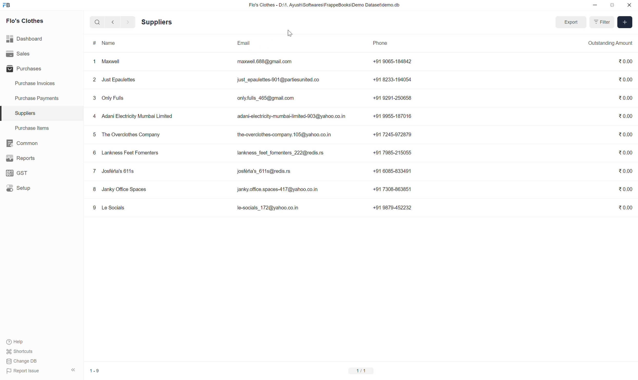 The width and height of the screenshot is (638, 380). Describe the element at coordinates (94, 190) in the screenshot. I see `8` at that location.